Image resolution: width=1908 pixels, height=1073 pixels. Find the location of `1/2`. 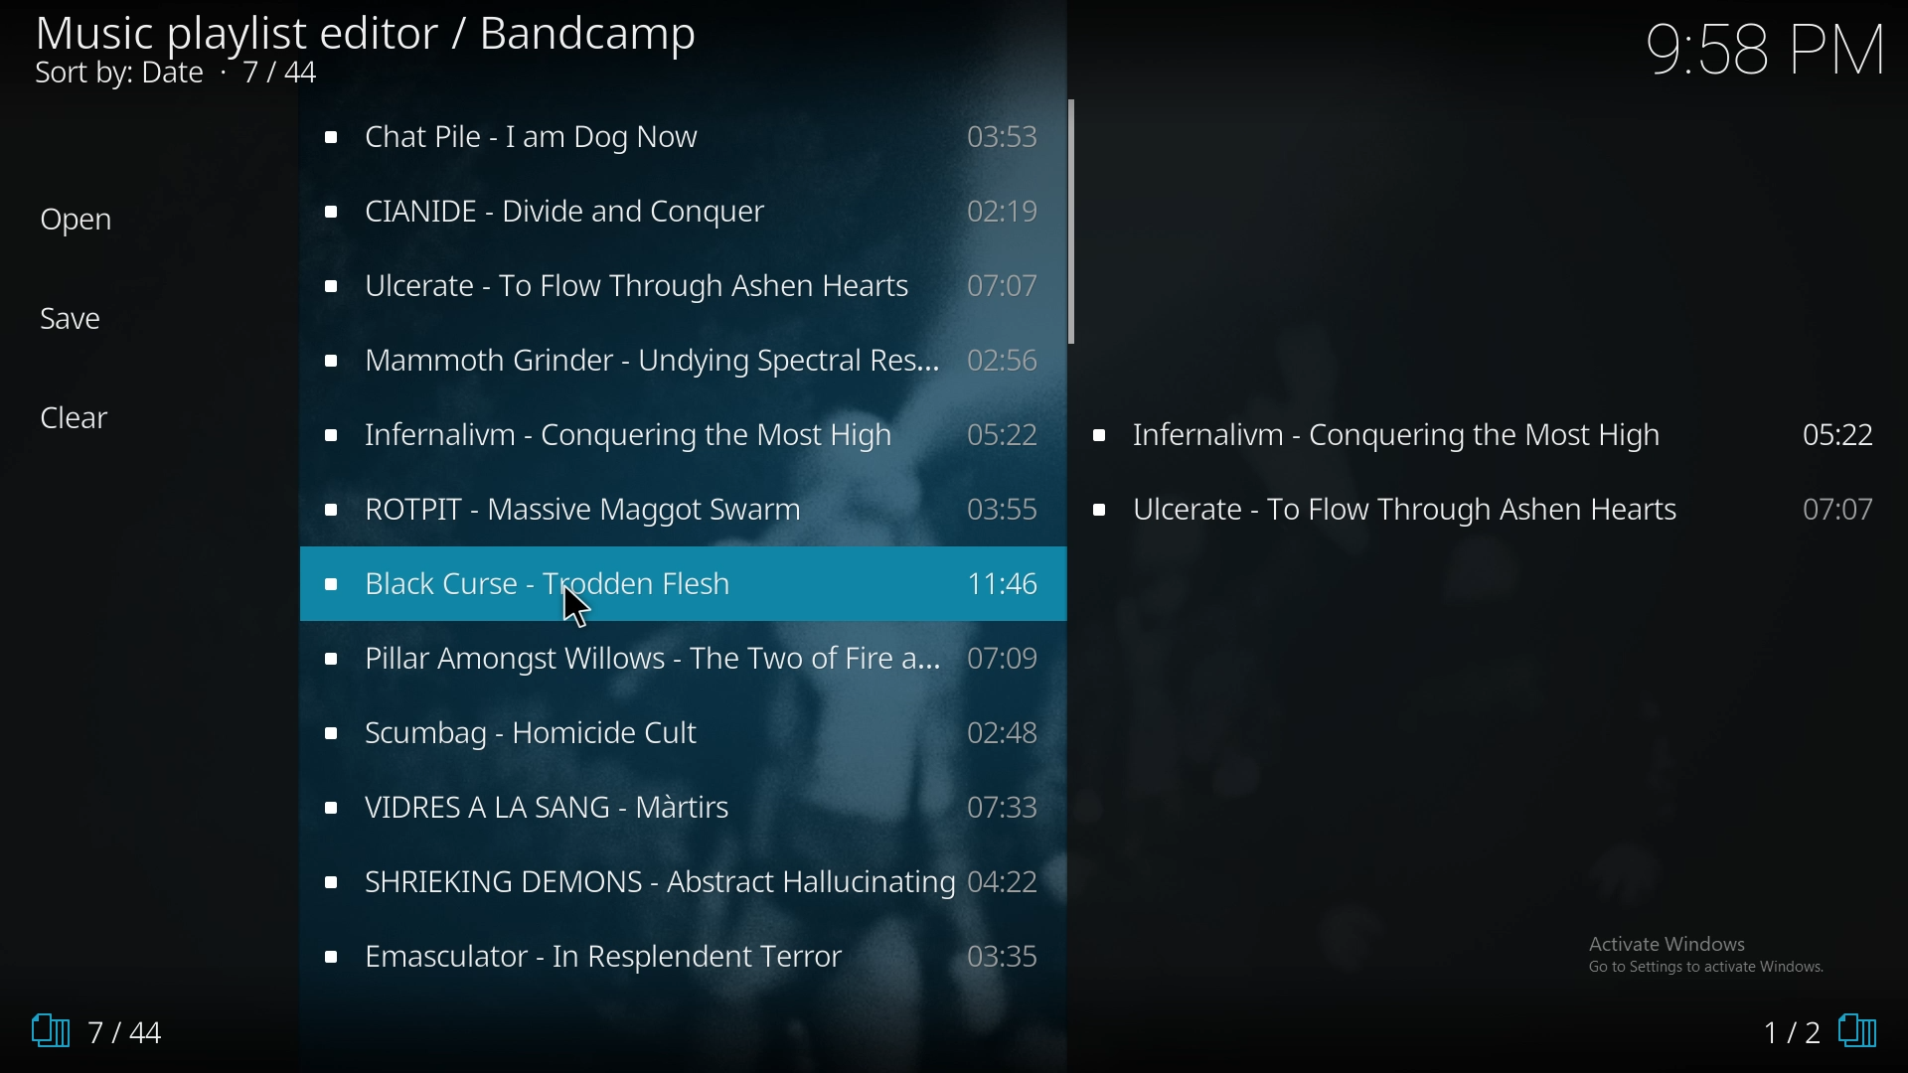

1/2 is located at coordinates (1810, 1035).